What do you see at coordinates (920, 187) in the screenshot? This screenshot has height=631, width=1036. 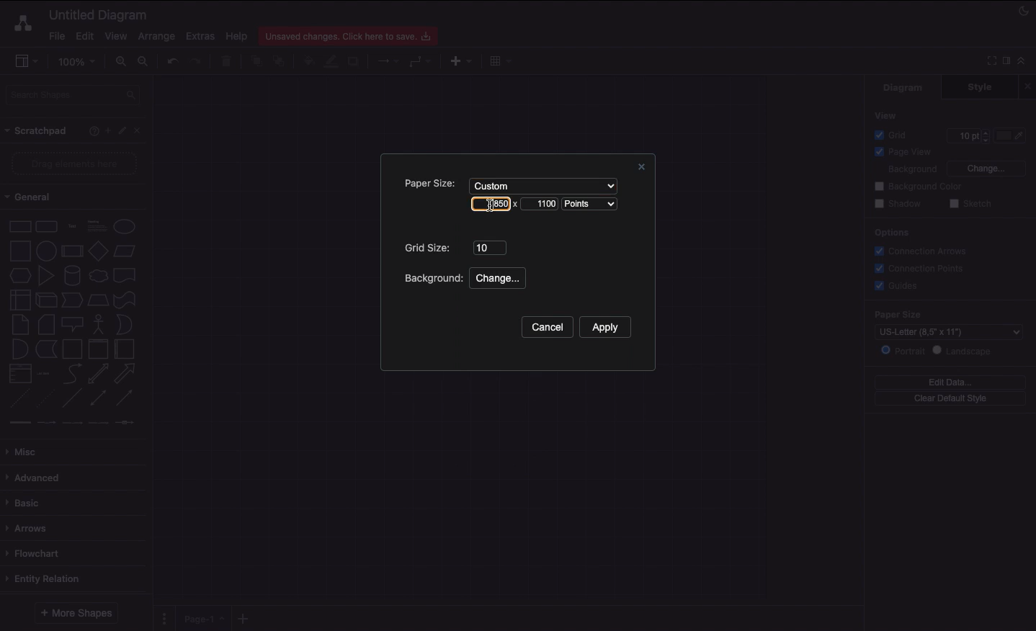 I see `Background color` at bounding box center [920, 187].